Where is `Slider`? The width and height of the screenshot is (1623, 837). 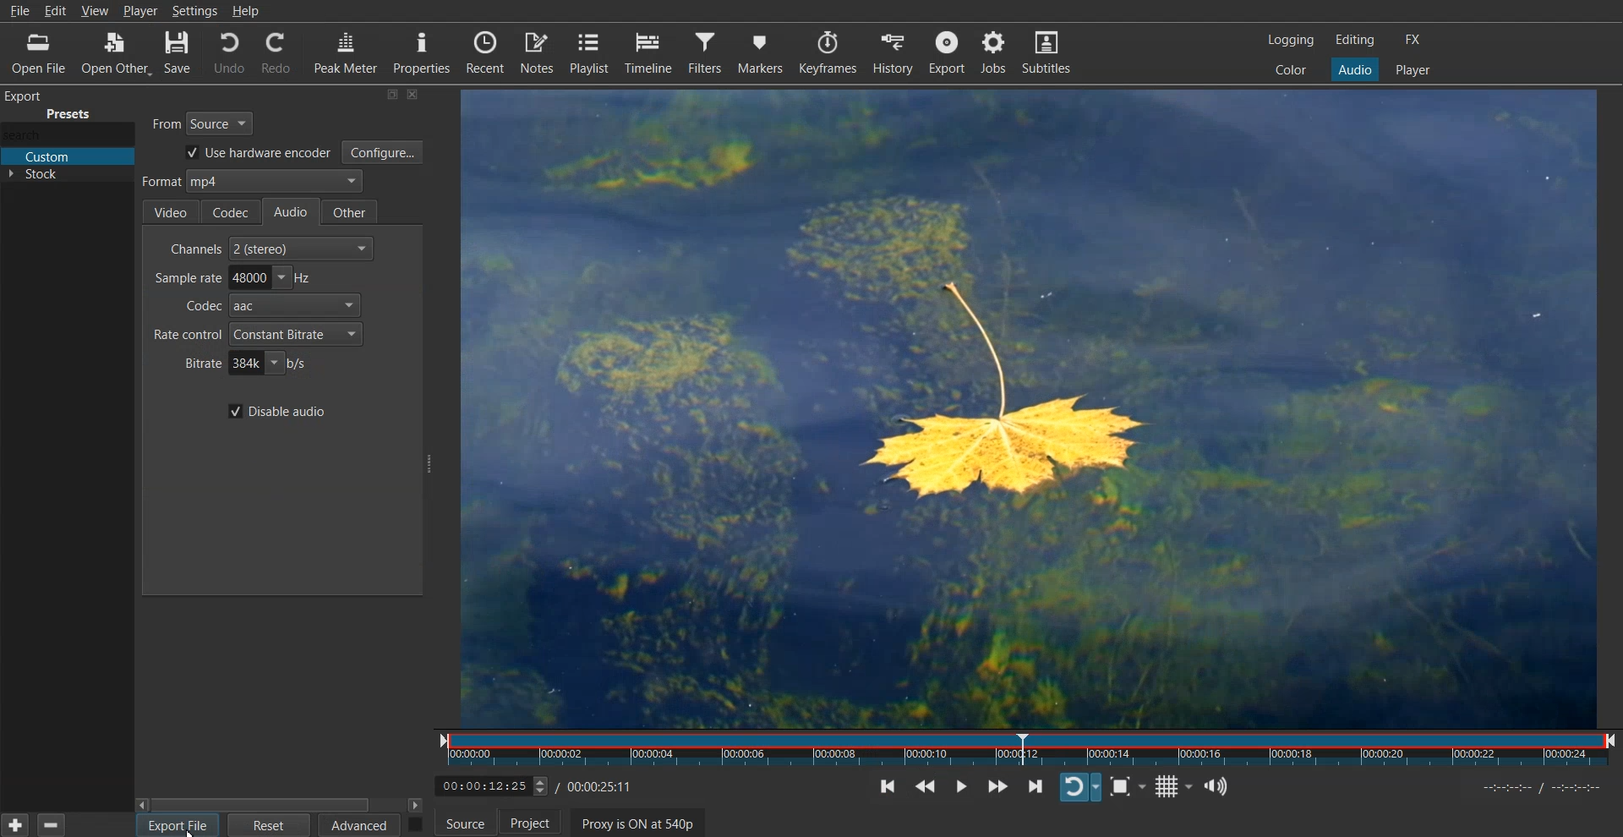
Slider is located at coordinates (1030, 750).